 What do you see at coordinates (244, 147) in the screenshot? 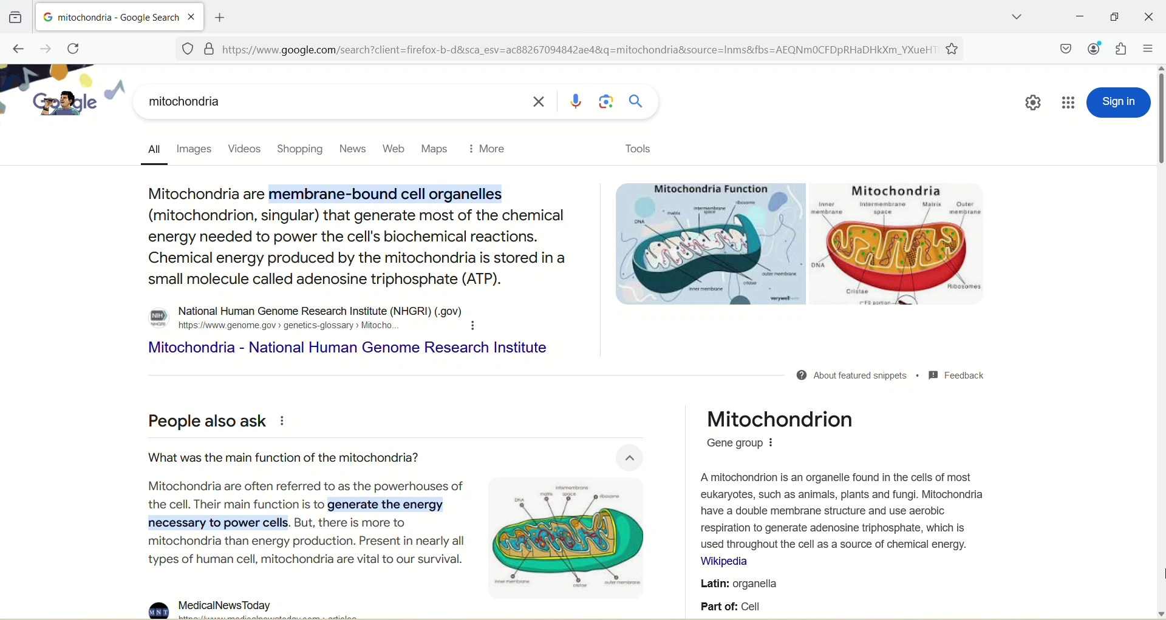
I see `videos` at bounding box center [244, 147].